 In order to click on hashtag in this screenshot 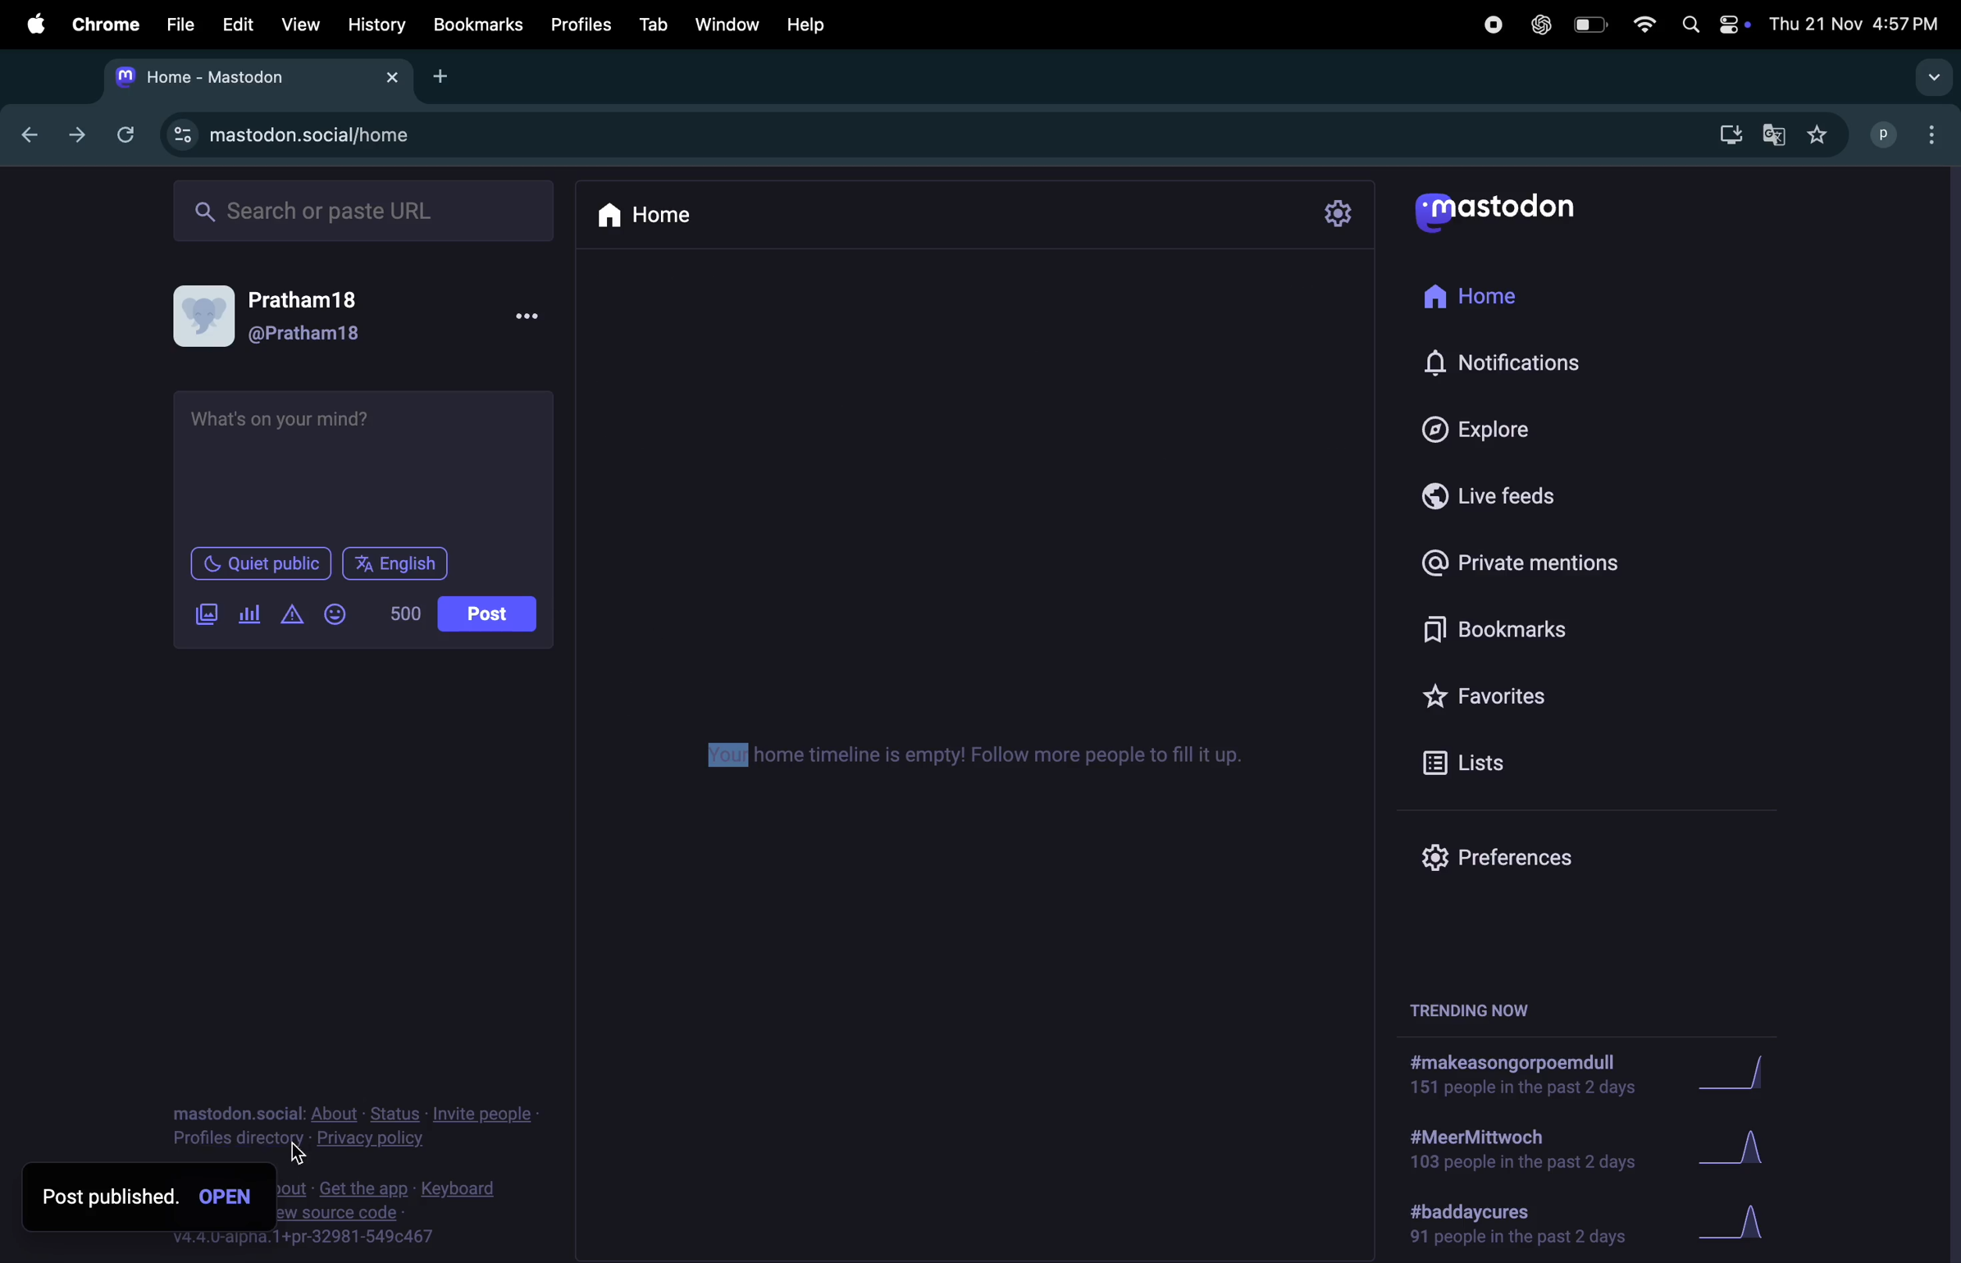, I will do `click(1511, 1152)`.